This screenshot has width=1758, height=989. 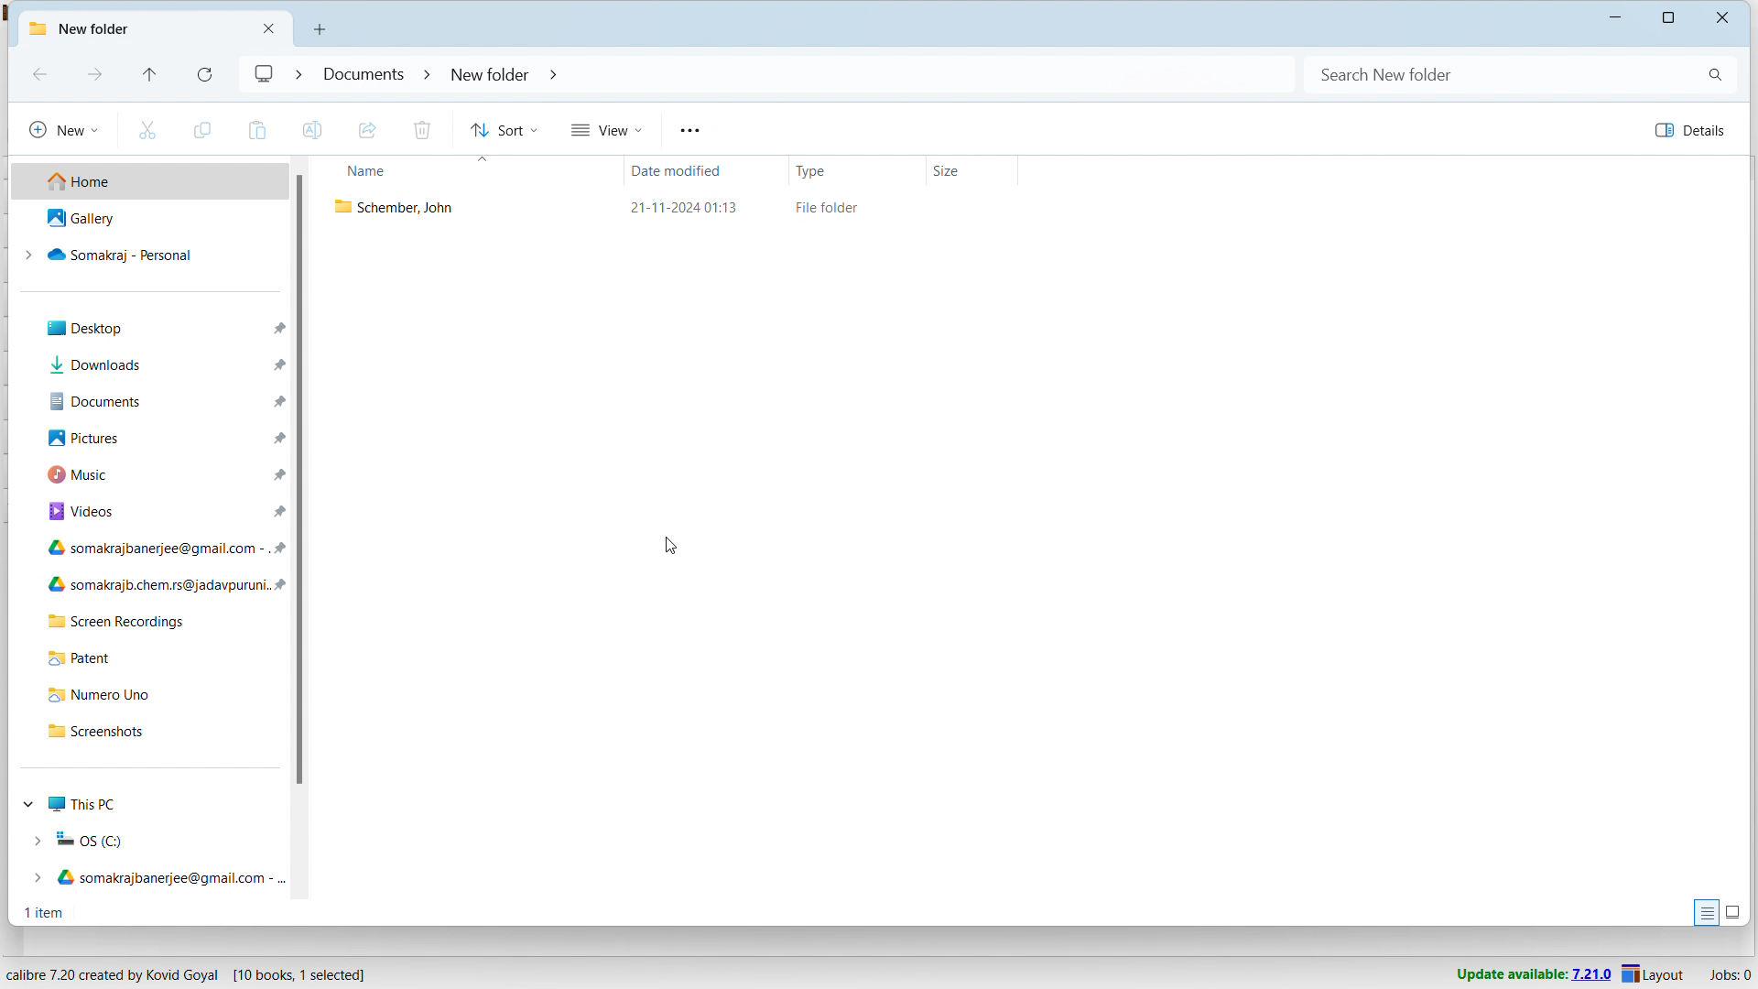 What do you see at coordinates (689, 171) in the screenshot?
I see `sort by date modified` at bounding box center [689, 171].